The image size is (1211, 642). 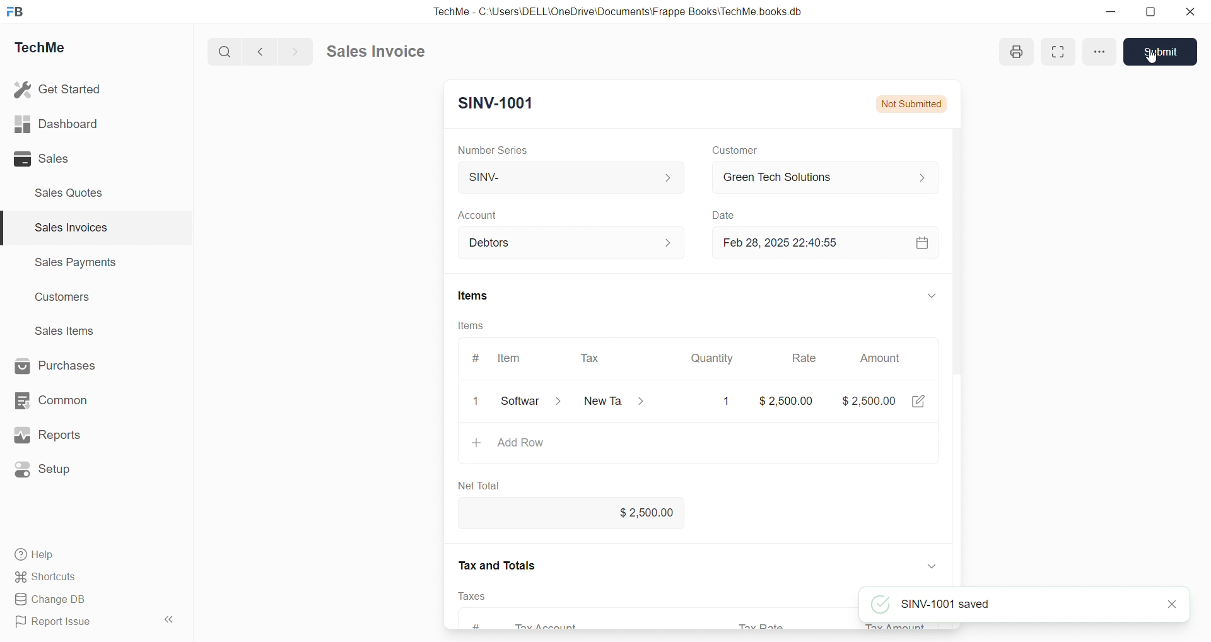 What do you see at coordinates (474, 295) in the screenshot?
I see `Items` at bounding box center [474, 295].